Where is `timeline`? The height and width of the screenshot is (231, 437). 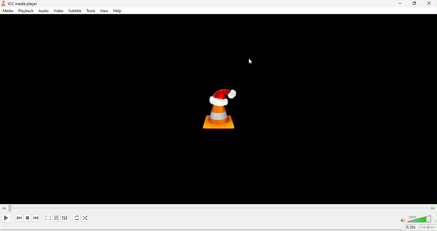
timeline is located at coordinates (428, 227).